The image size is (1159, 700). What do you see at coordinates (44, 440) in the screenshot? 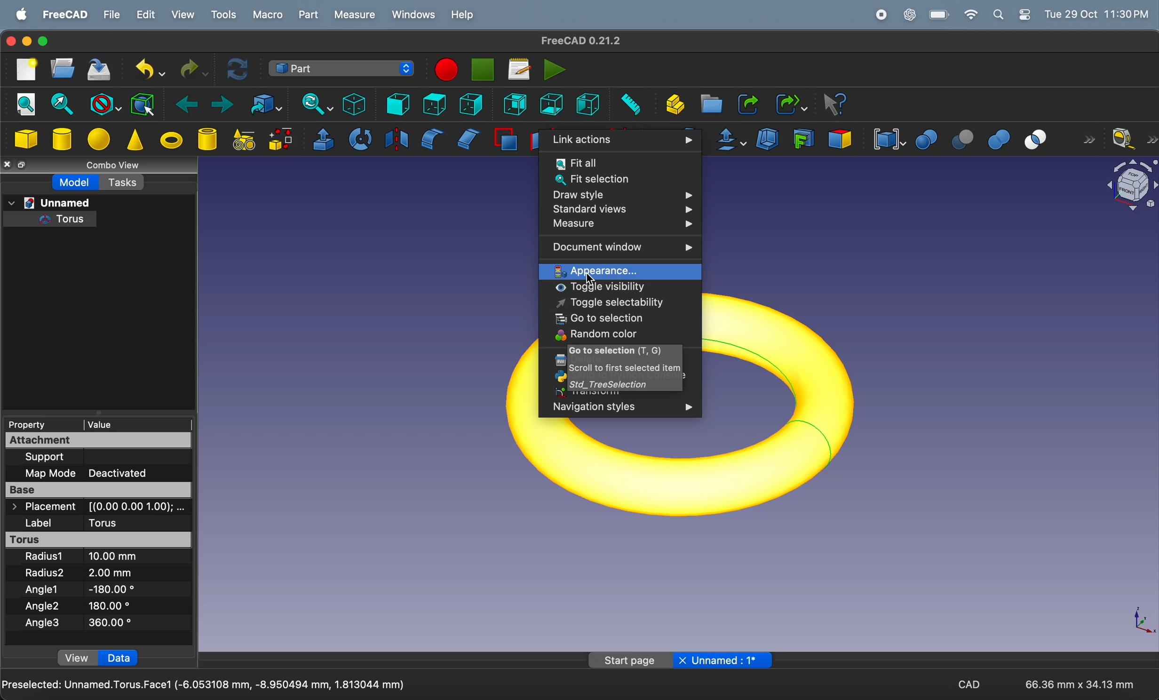
I see `attachment` at bounding box center [44, 440].